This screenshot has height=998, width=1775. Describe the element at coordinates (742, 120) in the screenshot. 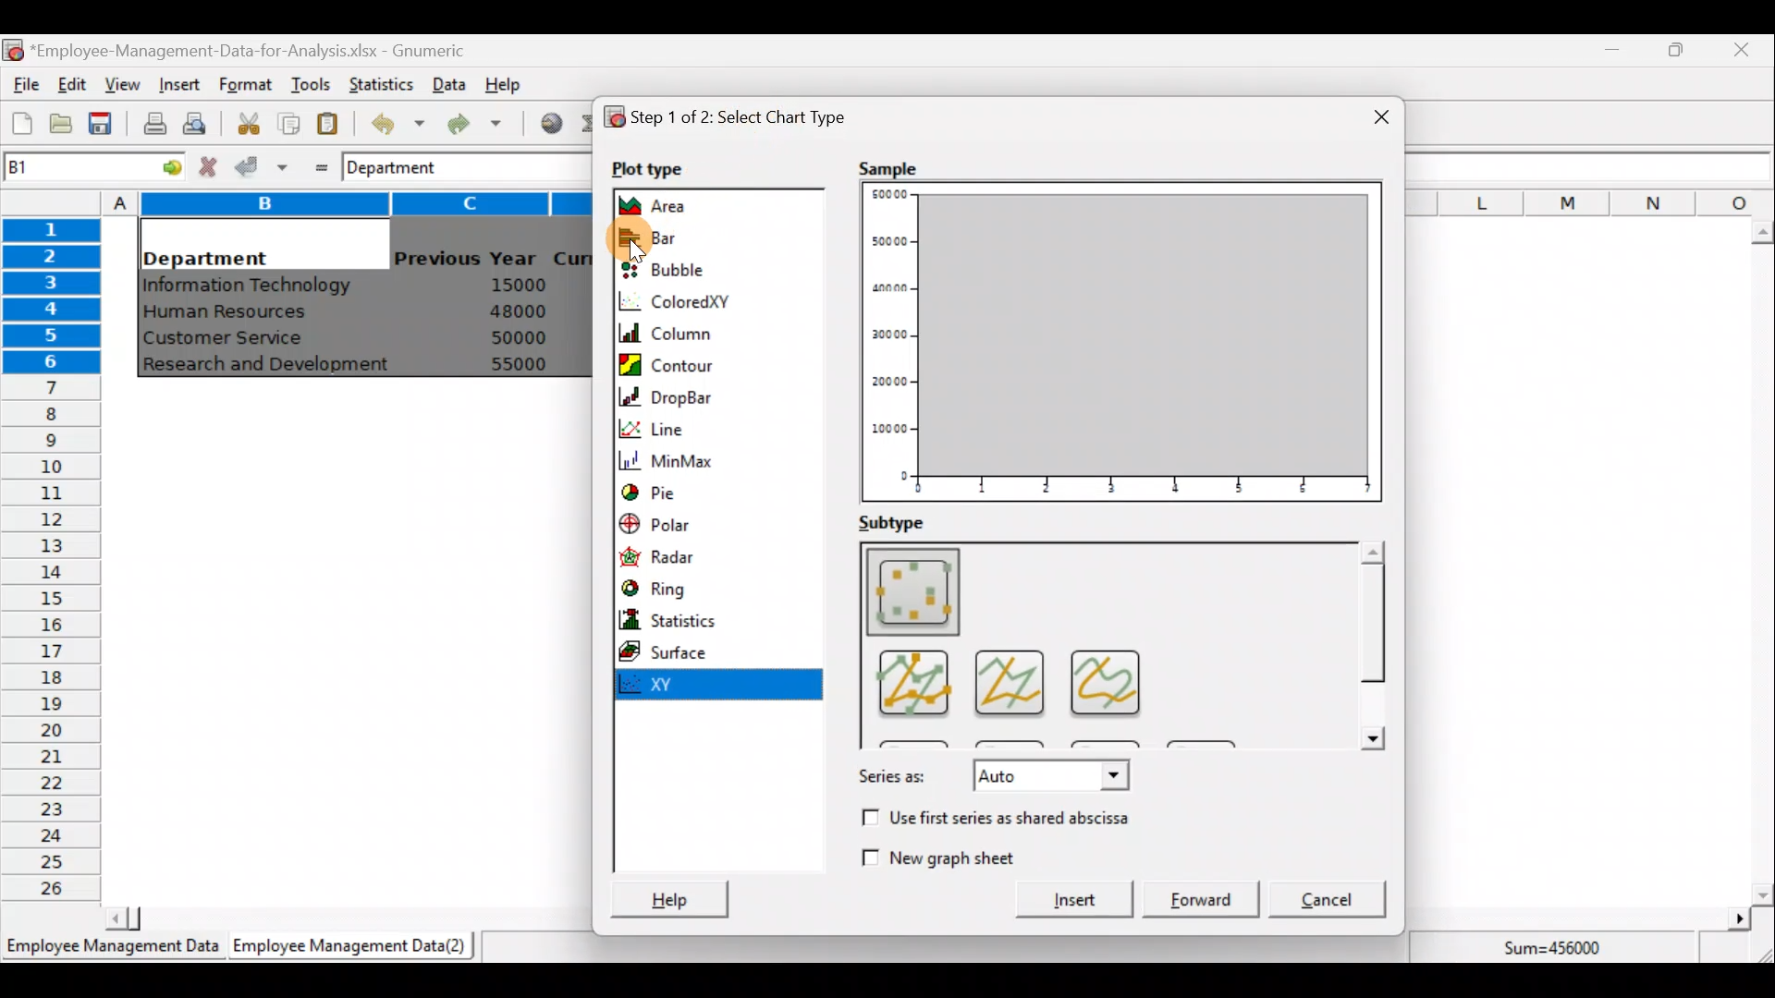

I see `Step 1 of 2: Select chart type` at that location.